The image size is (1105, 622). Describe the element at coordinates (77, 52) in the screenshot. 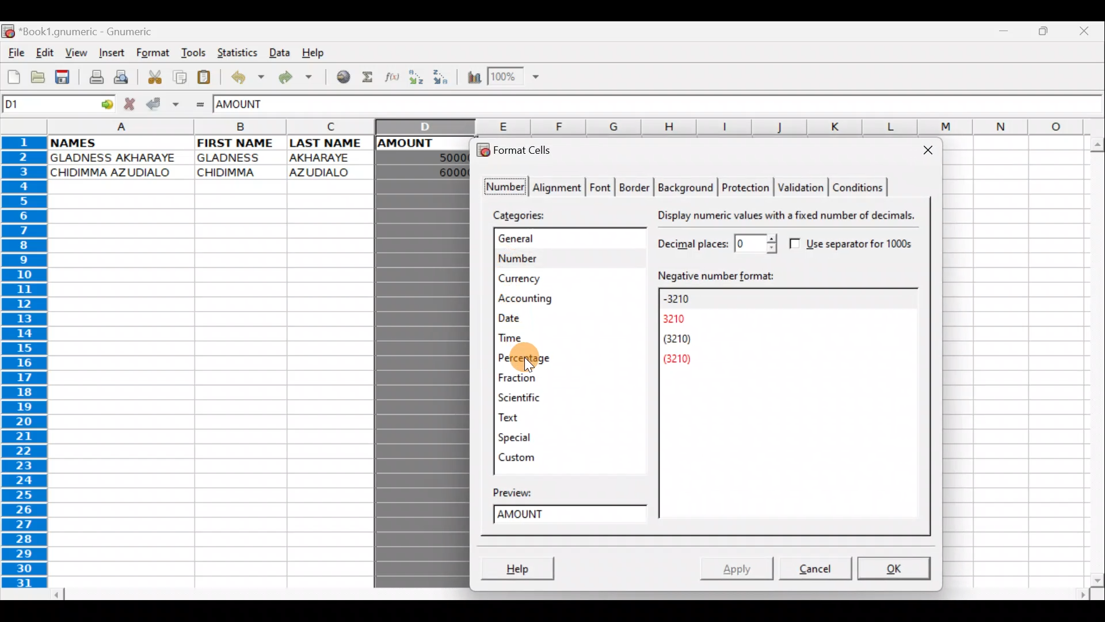

I see `View` at that location.